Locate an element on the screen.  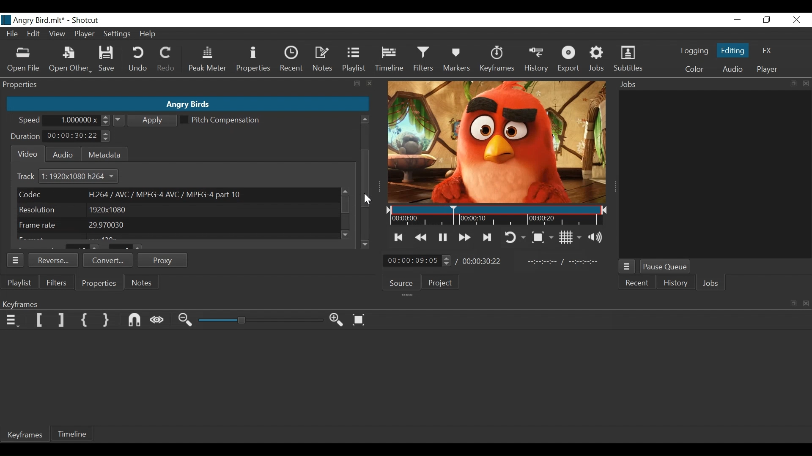
Filters is located at coordinates (422, 60).